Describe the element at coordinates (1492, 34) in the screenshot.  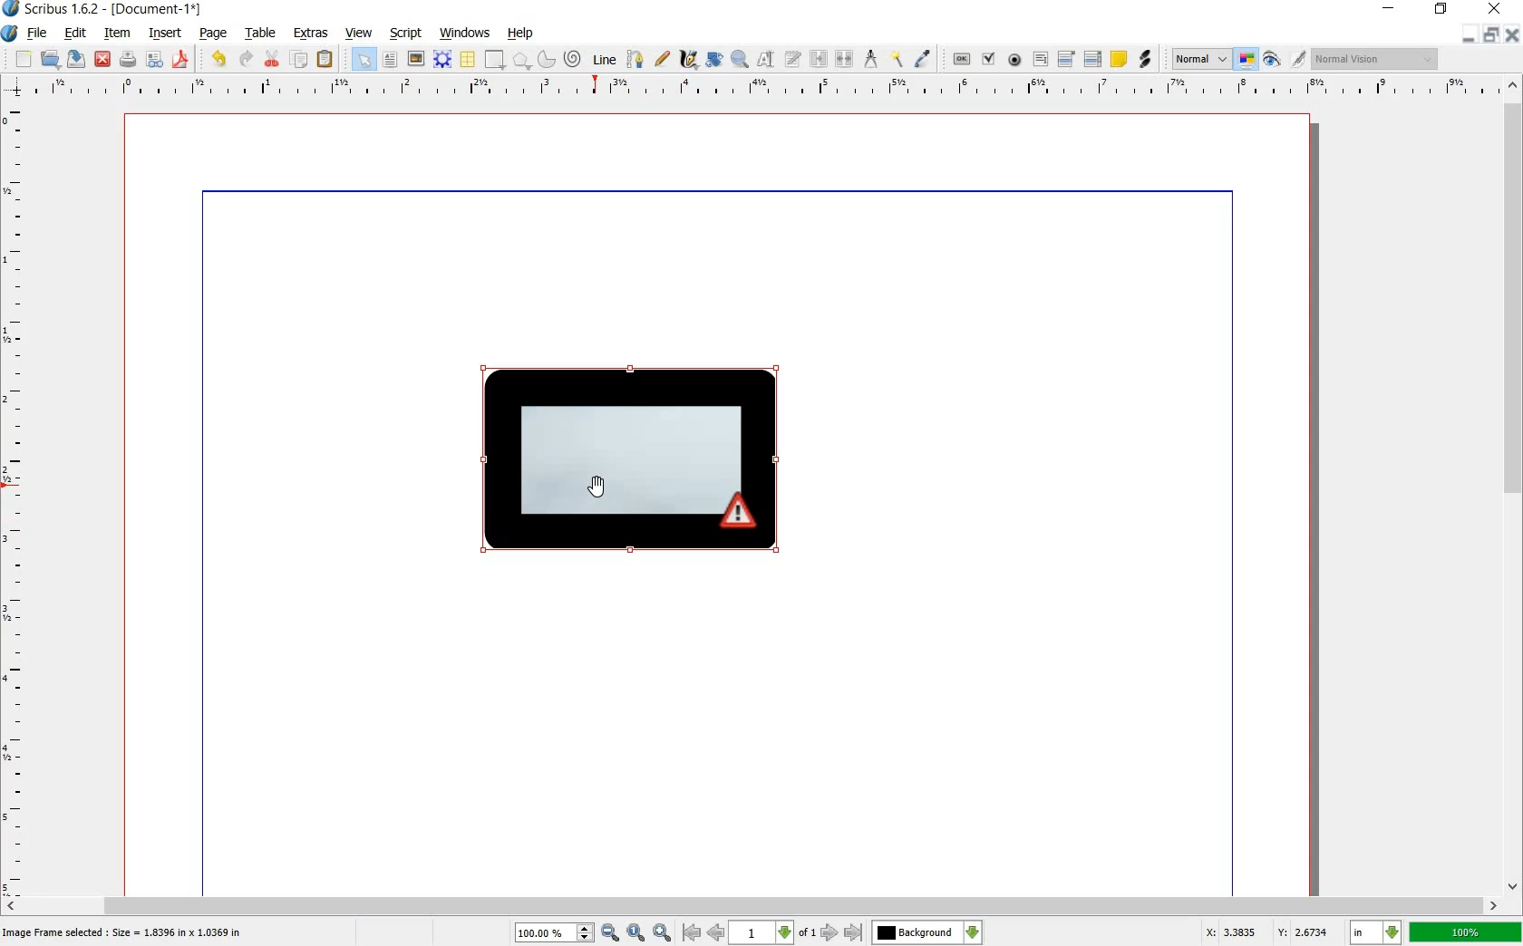
I see `restore document` at that location.